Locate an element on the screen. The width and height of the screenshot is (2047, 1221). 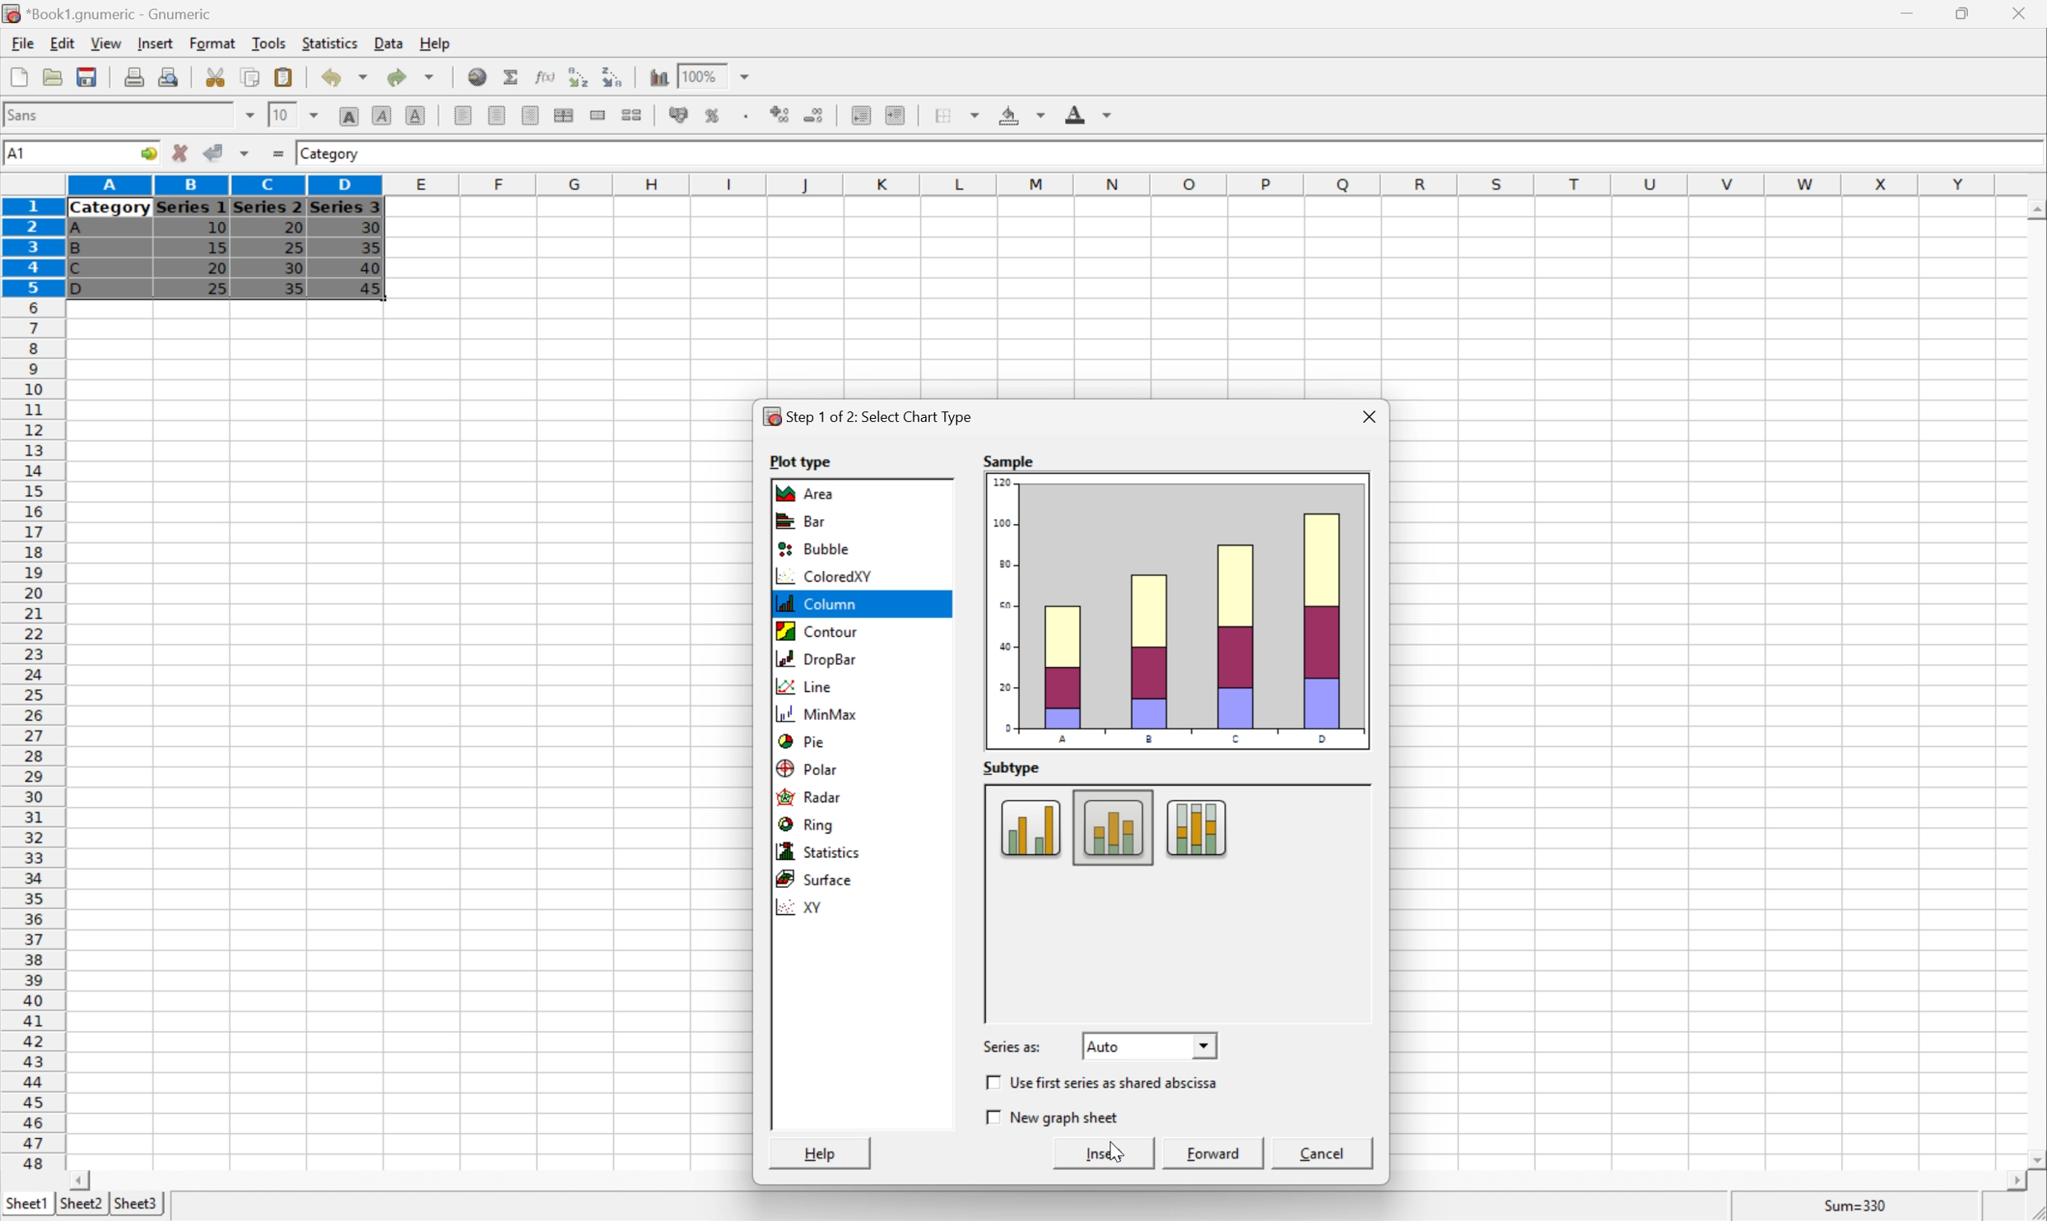
Cancel is located at coordinates (1328, 1154).